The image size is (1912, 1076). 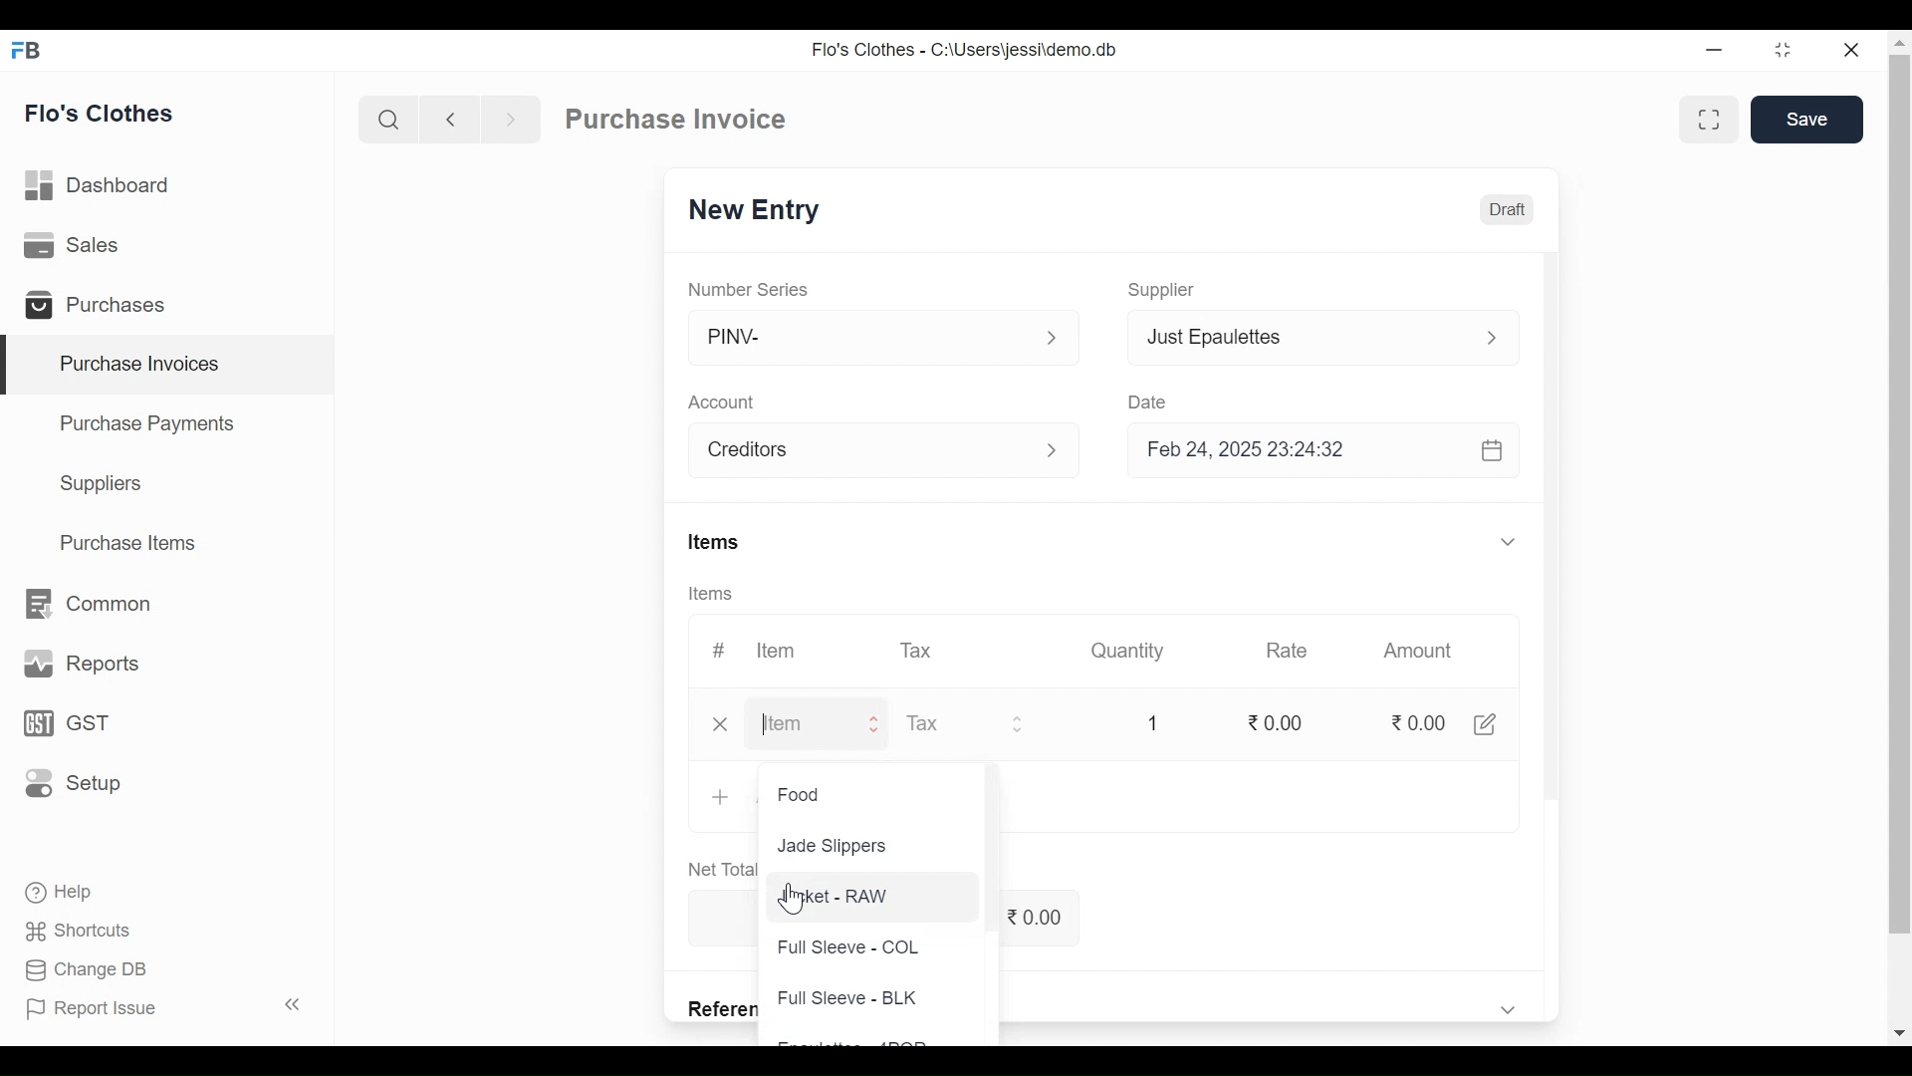 I want to click on Purchase Payments, so click(x=145, y=422).